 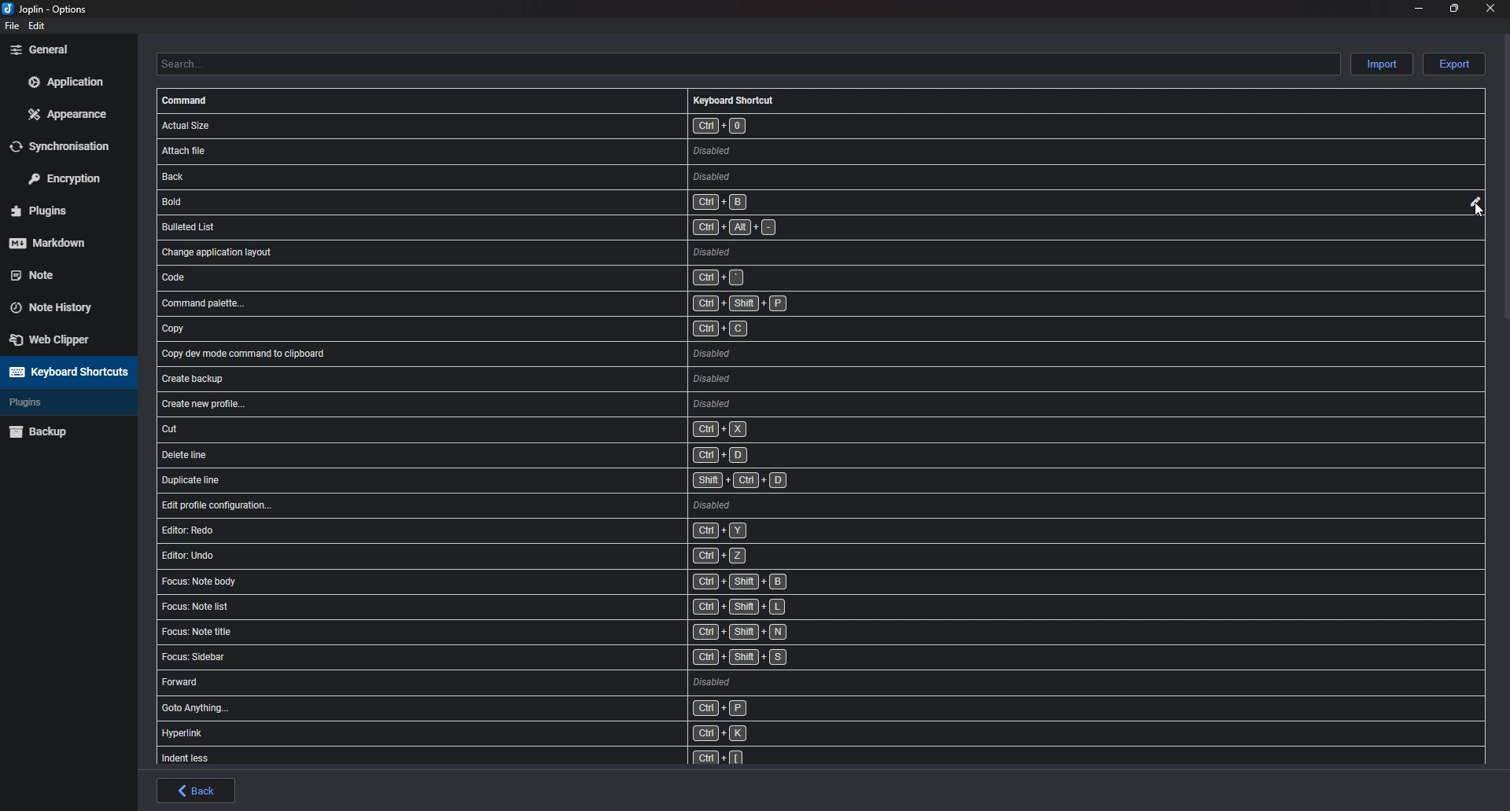 I want to click on shortcut, so click(x=521, y=583).